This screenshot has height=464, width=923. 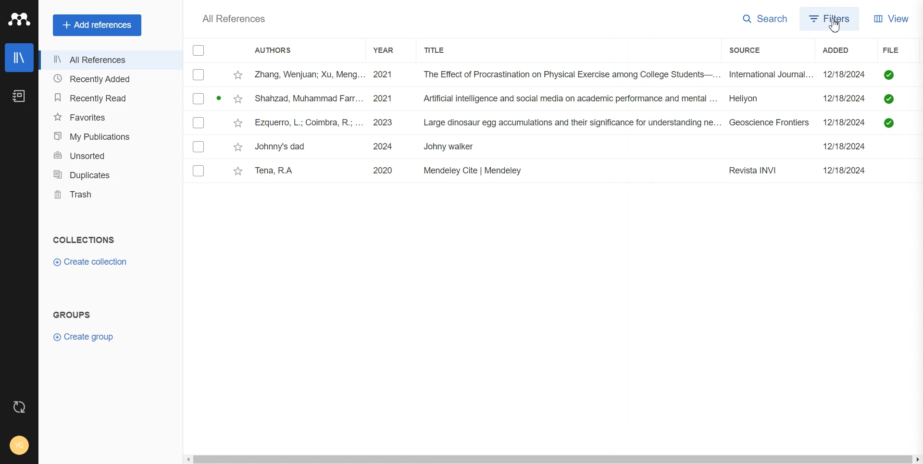 What do you see at coordinates (19, 96) in the screenshot?
I see `Notebook` at bounding box center [19, 96].